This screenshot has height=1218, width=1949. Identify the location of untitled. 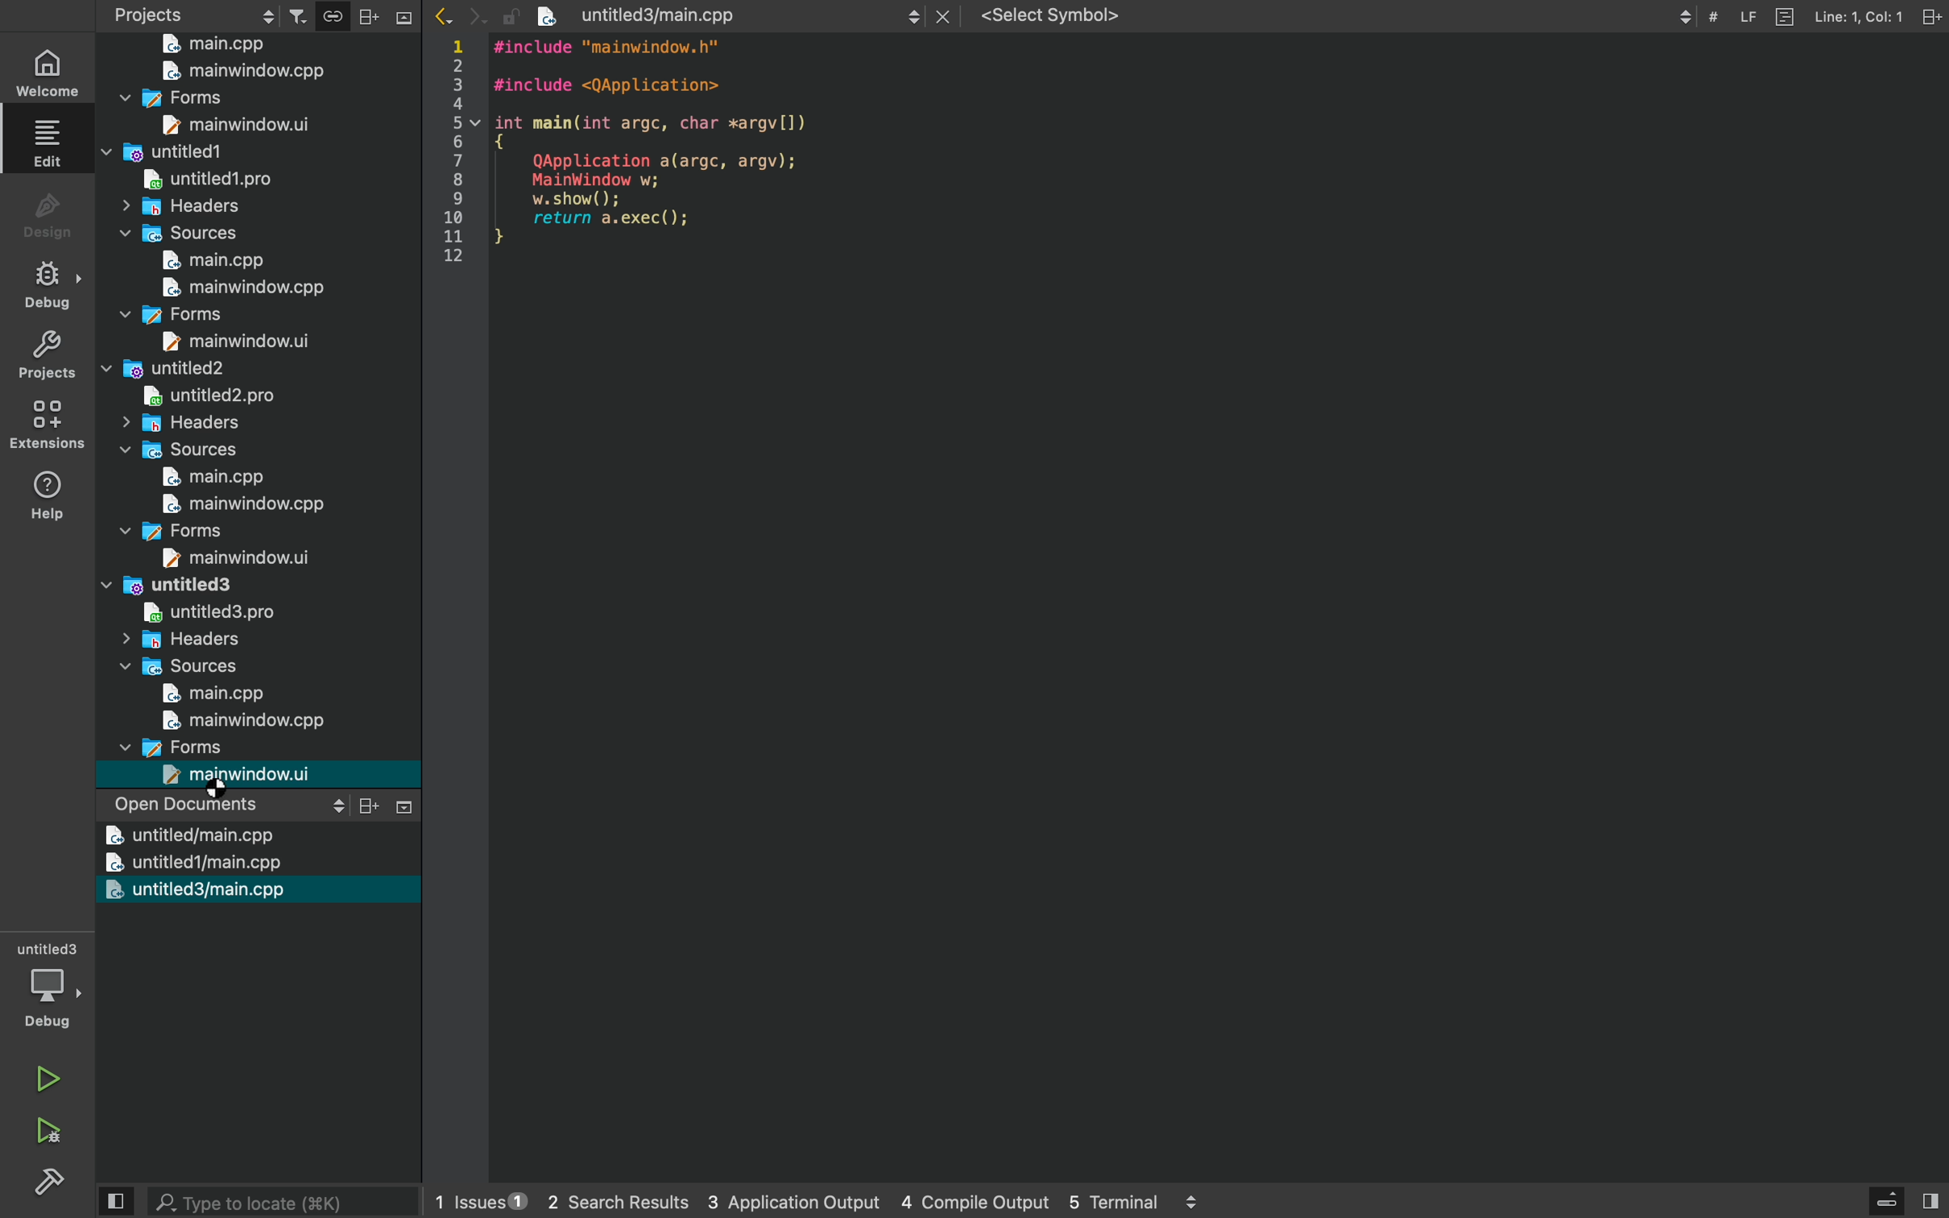
(198, 640).